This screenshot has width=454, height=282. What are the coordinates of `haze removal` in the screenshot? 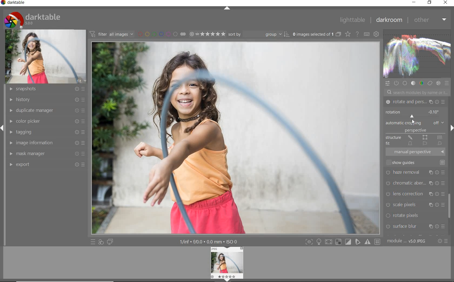 It's located at (416, 172).